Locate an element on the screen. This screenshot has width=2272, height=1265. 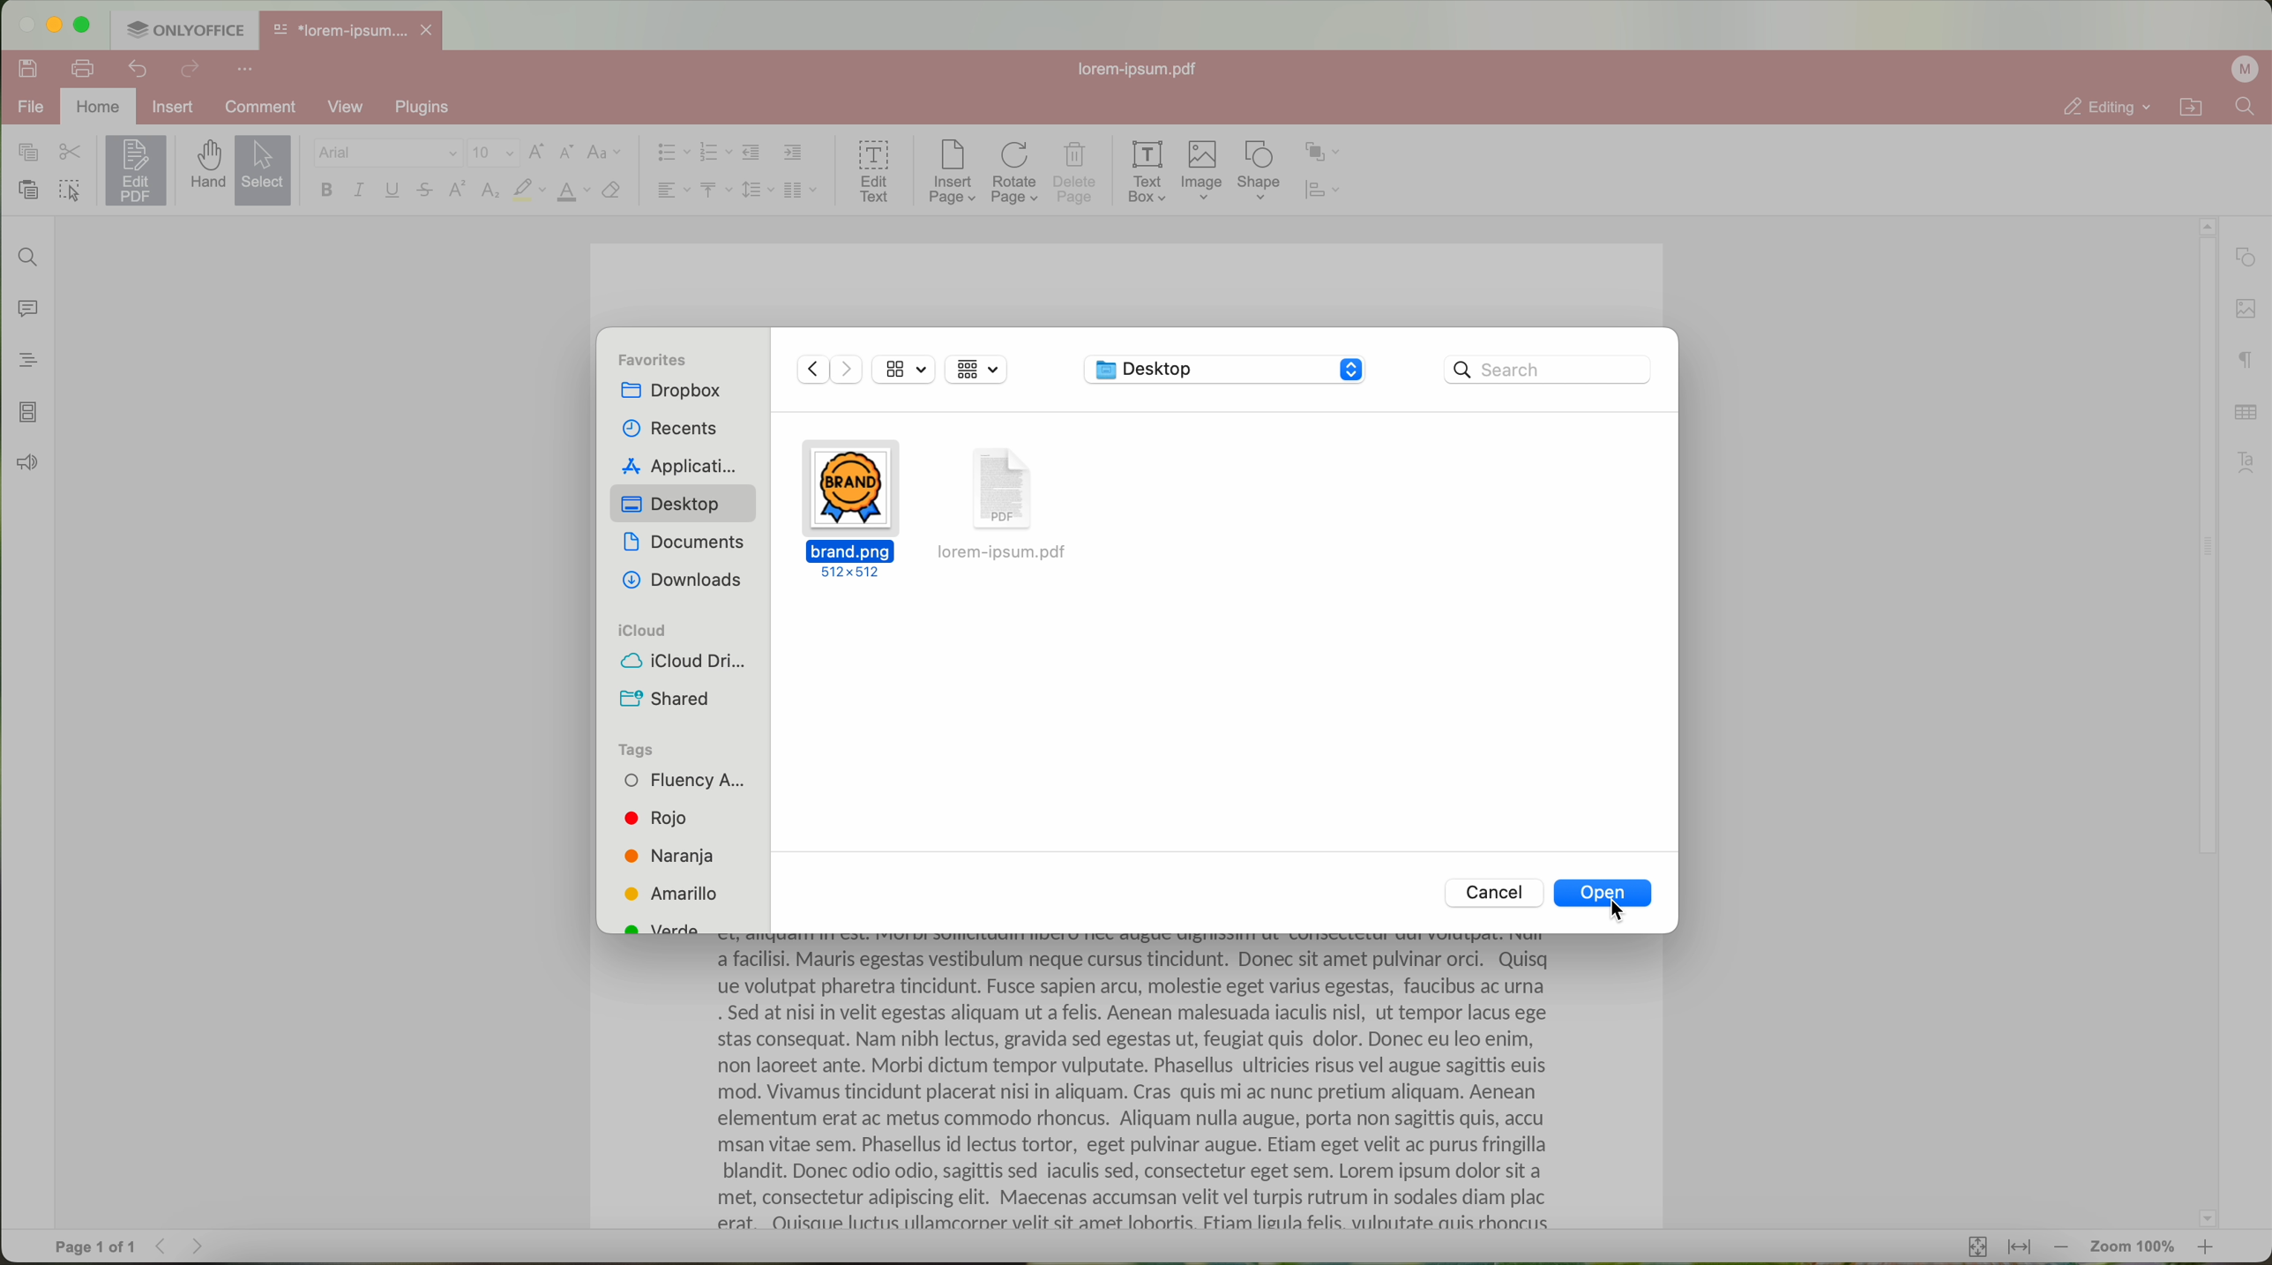
grid view is located at coordinates (979, 370).